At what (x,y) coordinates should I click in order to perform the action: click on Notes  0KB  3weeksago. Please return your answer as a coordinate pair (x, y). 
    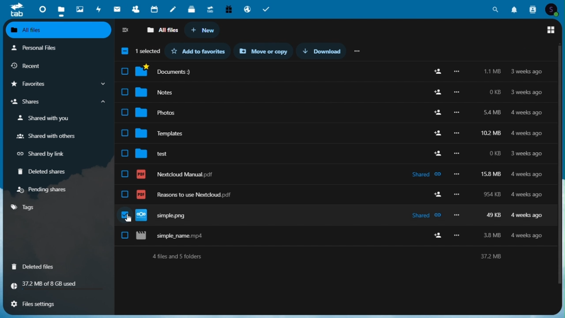
    Looking at the image, I should click on (336, 90).